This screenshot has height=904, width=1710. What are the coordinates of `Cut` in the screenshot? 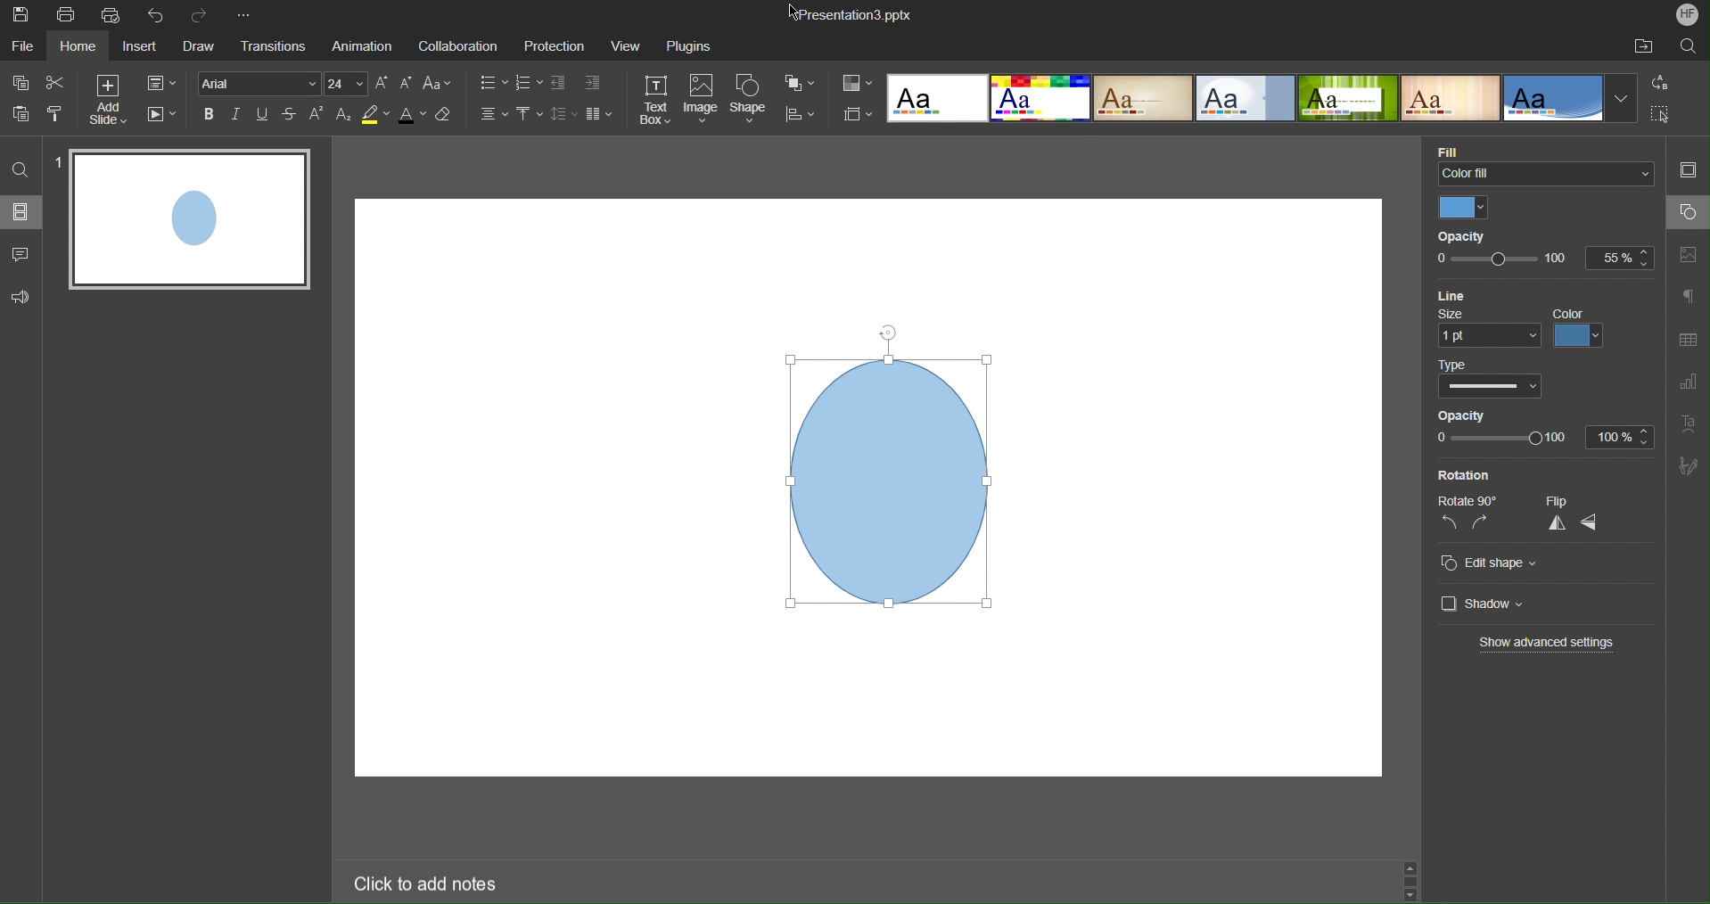 It's located at (57, 83).